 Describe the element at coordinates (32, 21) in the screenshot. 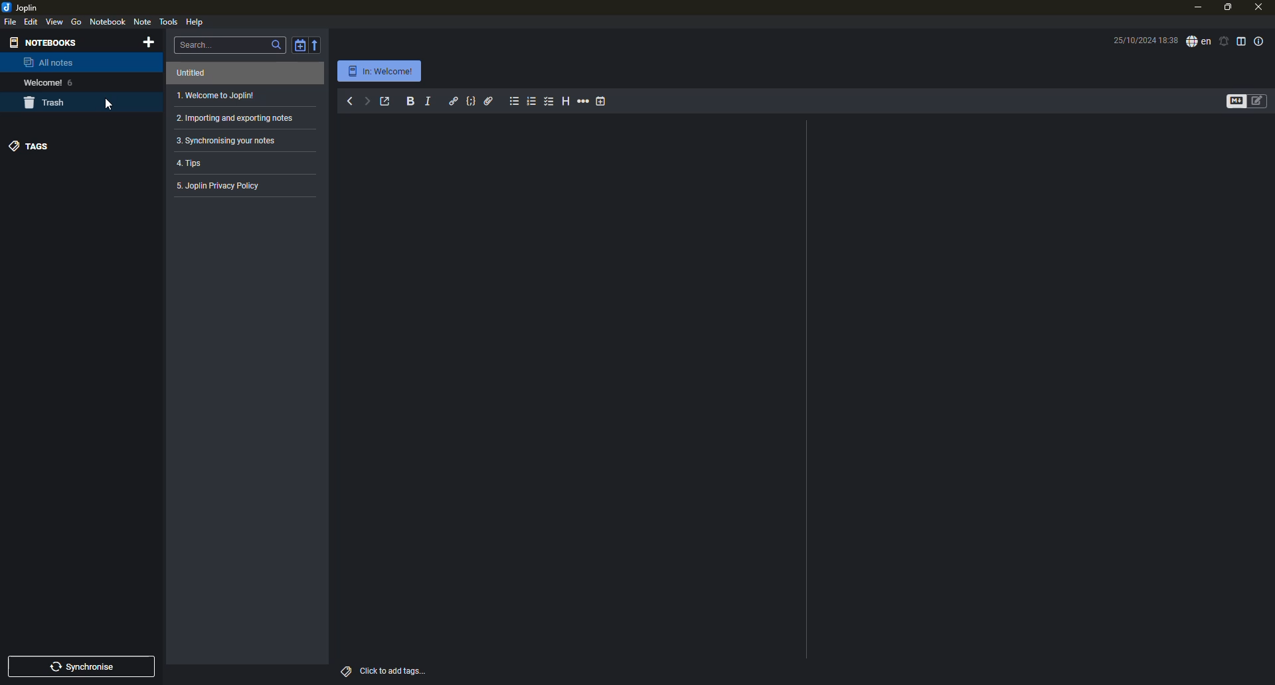

I see `edit` at that location.